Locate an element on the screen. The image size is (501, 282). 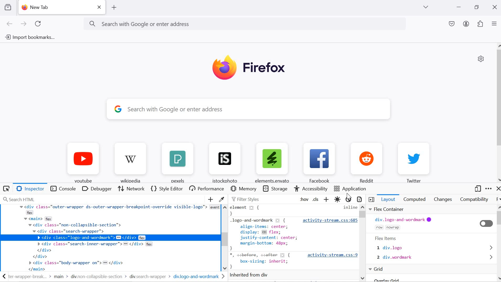
style editor is located at coordinates (166, 189).